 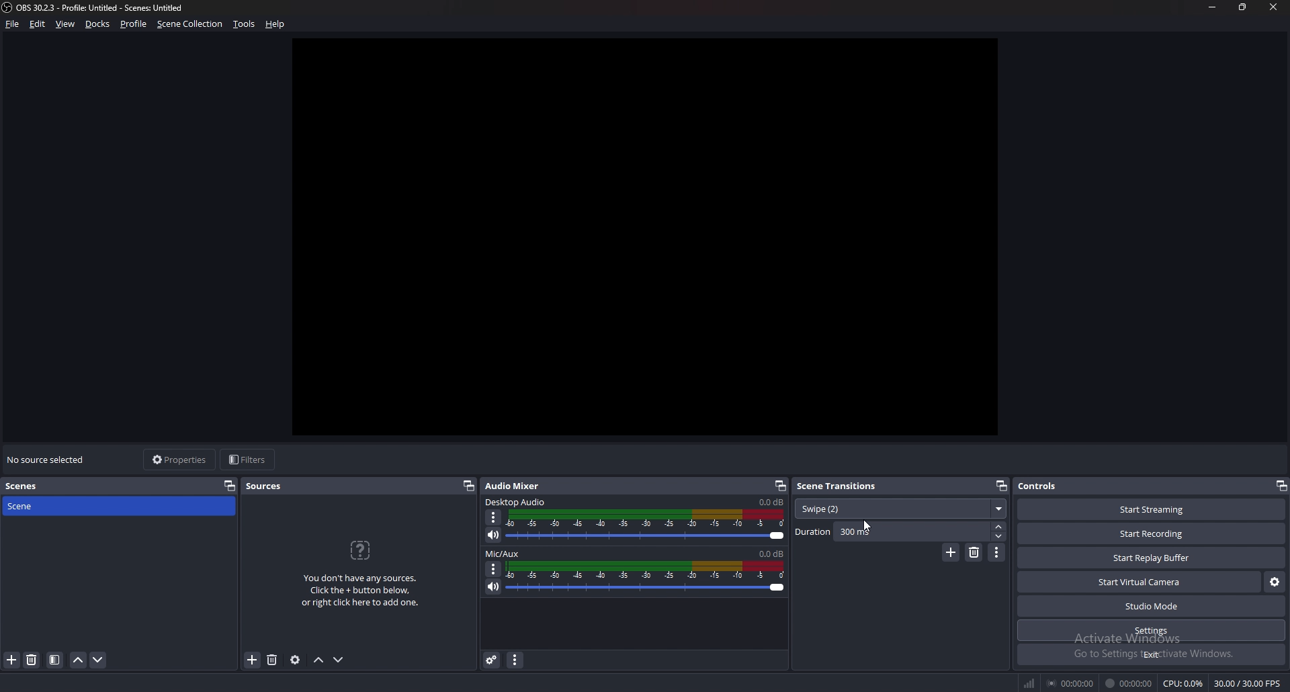 What do you see at coordinates (780, 486) in the screenshot?
I see `pop out` at bounding box center [780, 486].